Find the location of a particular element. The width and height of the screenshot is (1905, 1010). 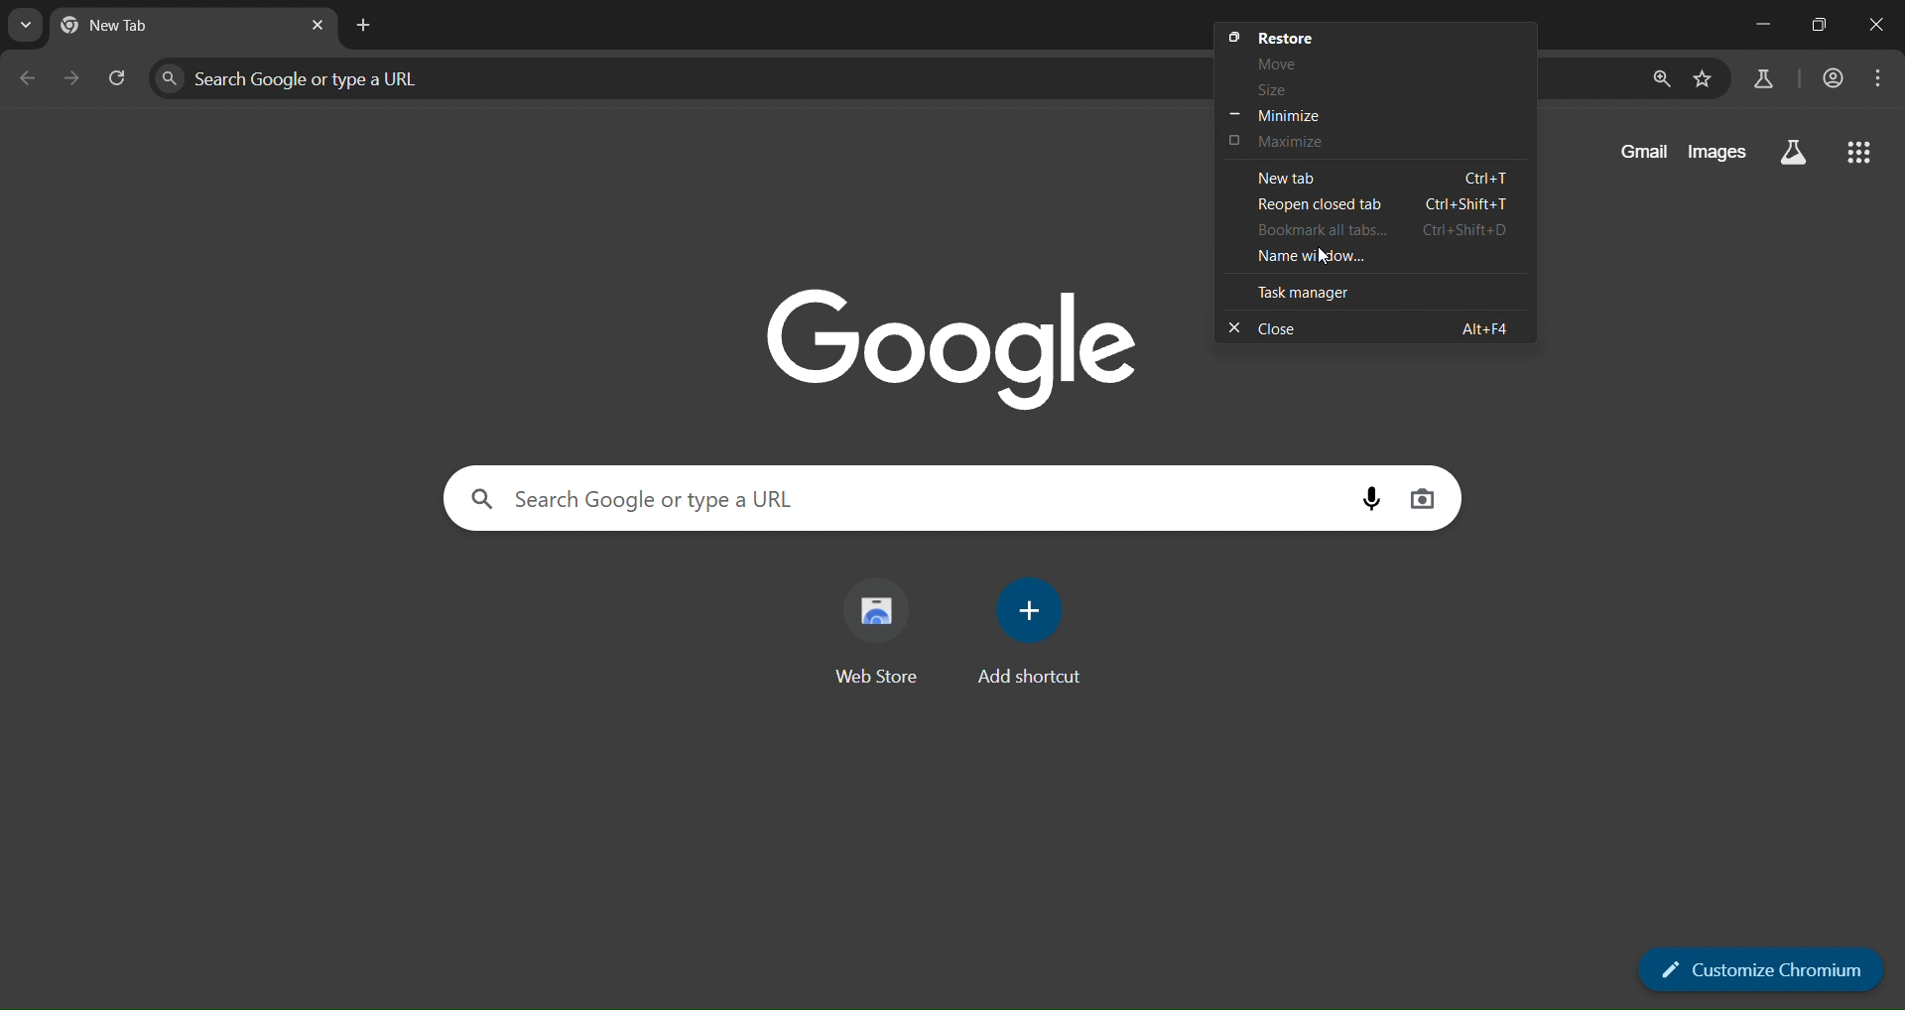

reload tab is located at coordinates (120, 77).